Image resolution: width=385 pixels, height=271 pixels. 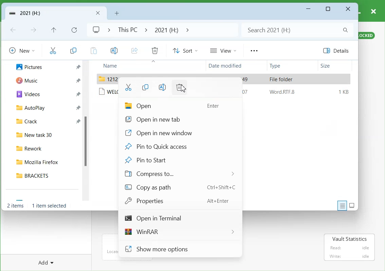 I want to click on Copy as path, so click(x=179, y=187).